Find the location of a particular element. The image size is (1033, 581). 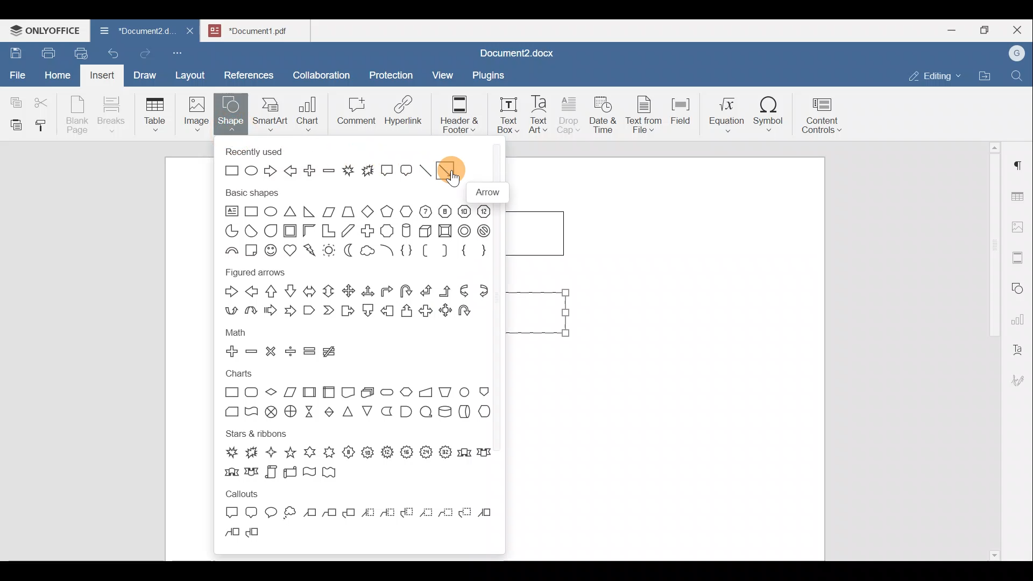

References is located at coordinates (248, 74).